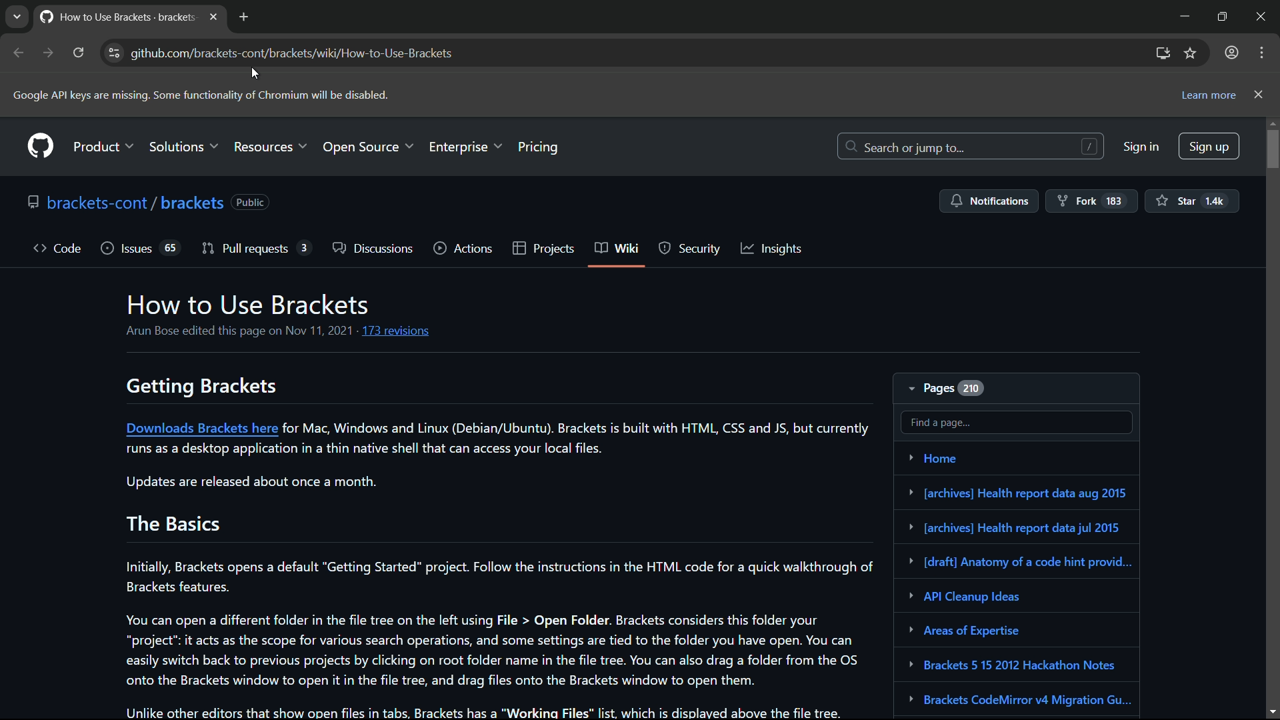 The width and height of the screenshot is (1280, 720). I want to click on close tab, so click(215, 16).